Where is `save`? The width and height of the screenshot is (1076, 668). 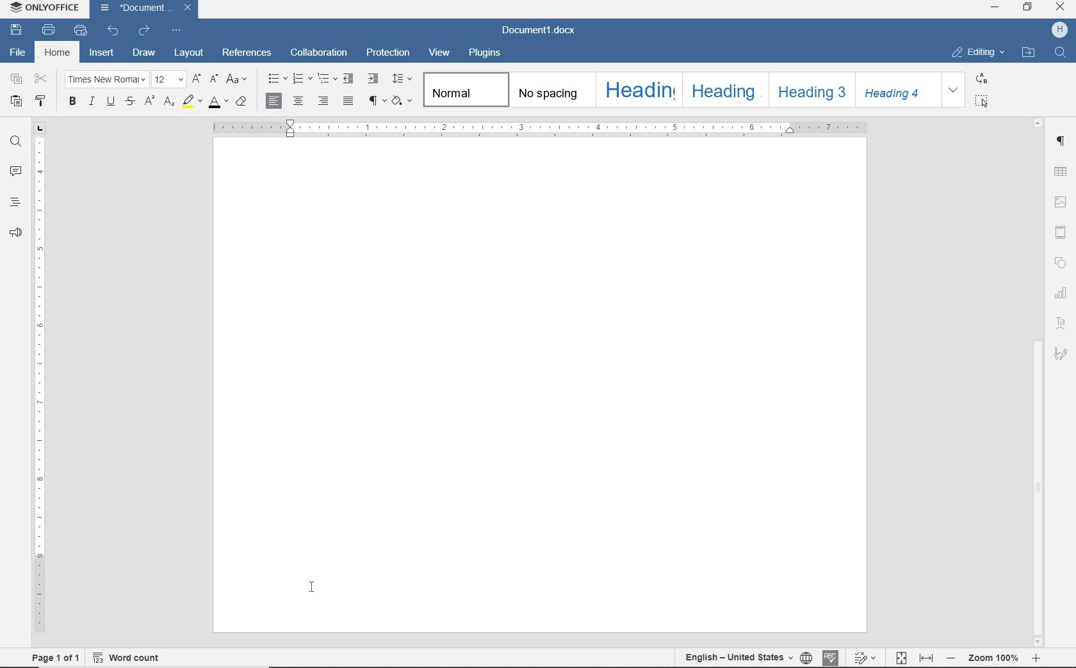
save is located at coordinates (15, 29).